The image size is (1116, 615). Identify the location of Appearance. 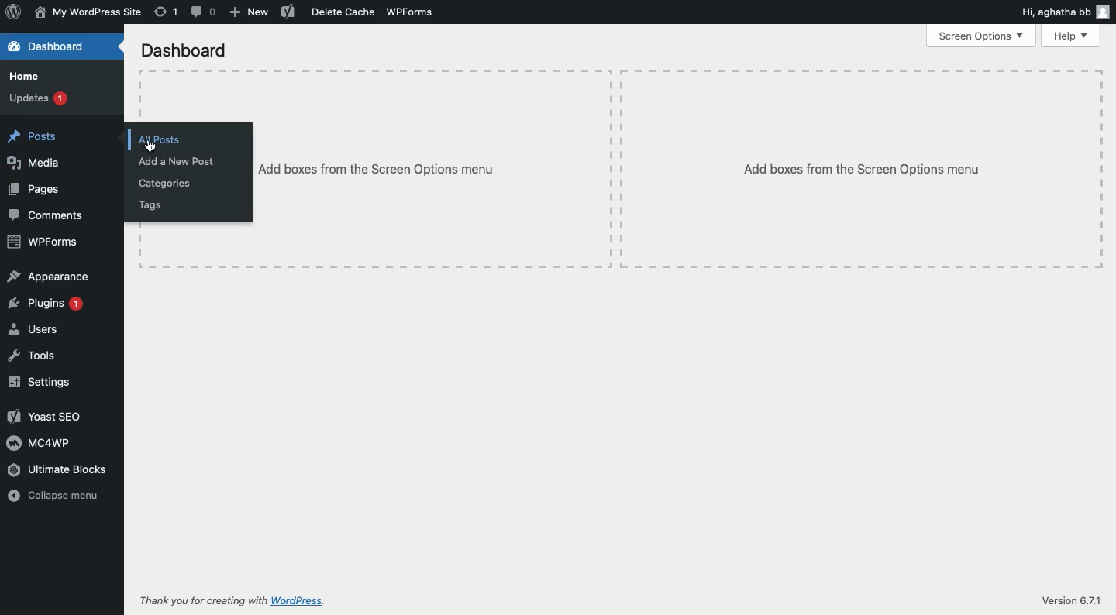
(50, 276).